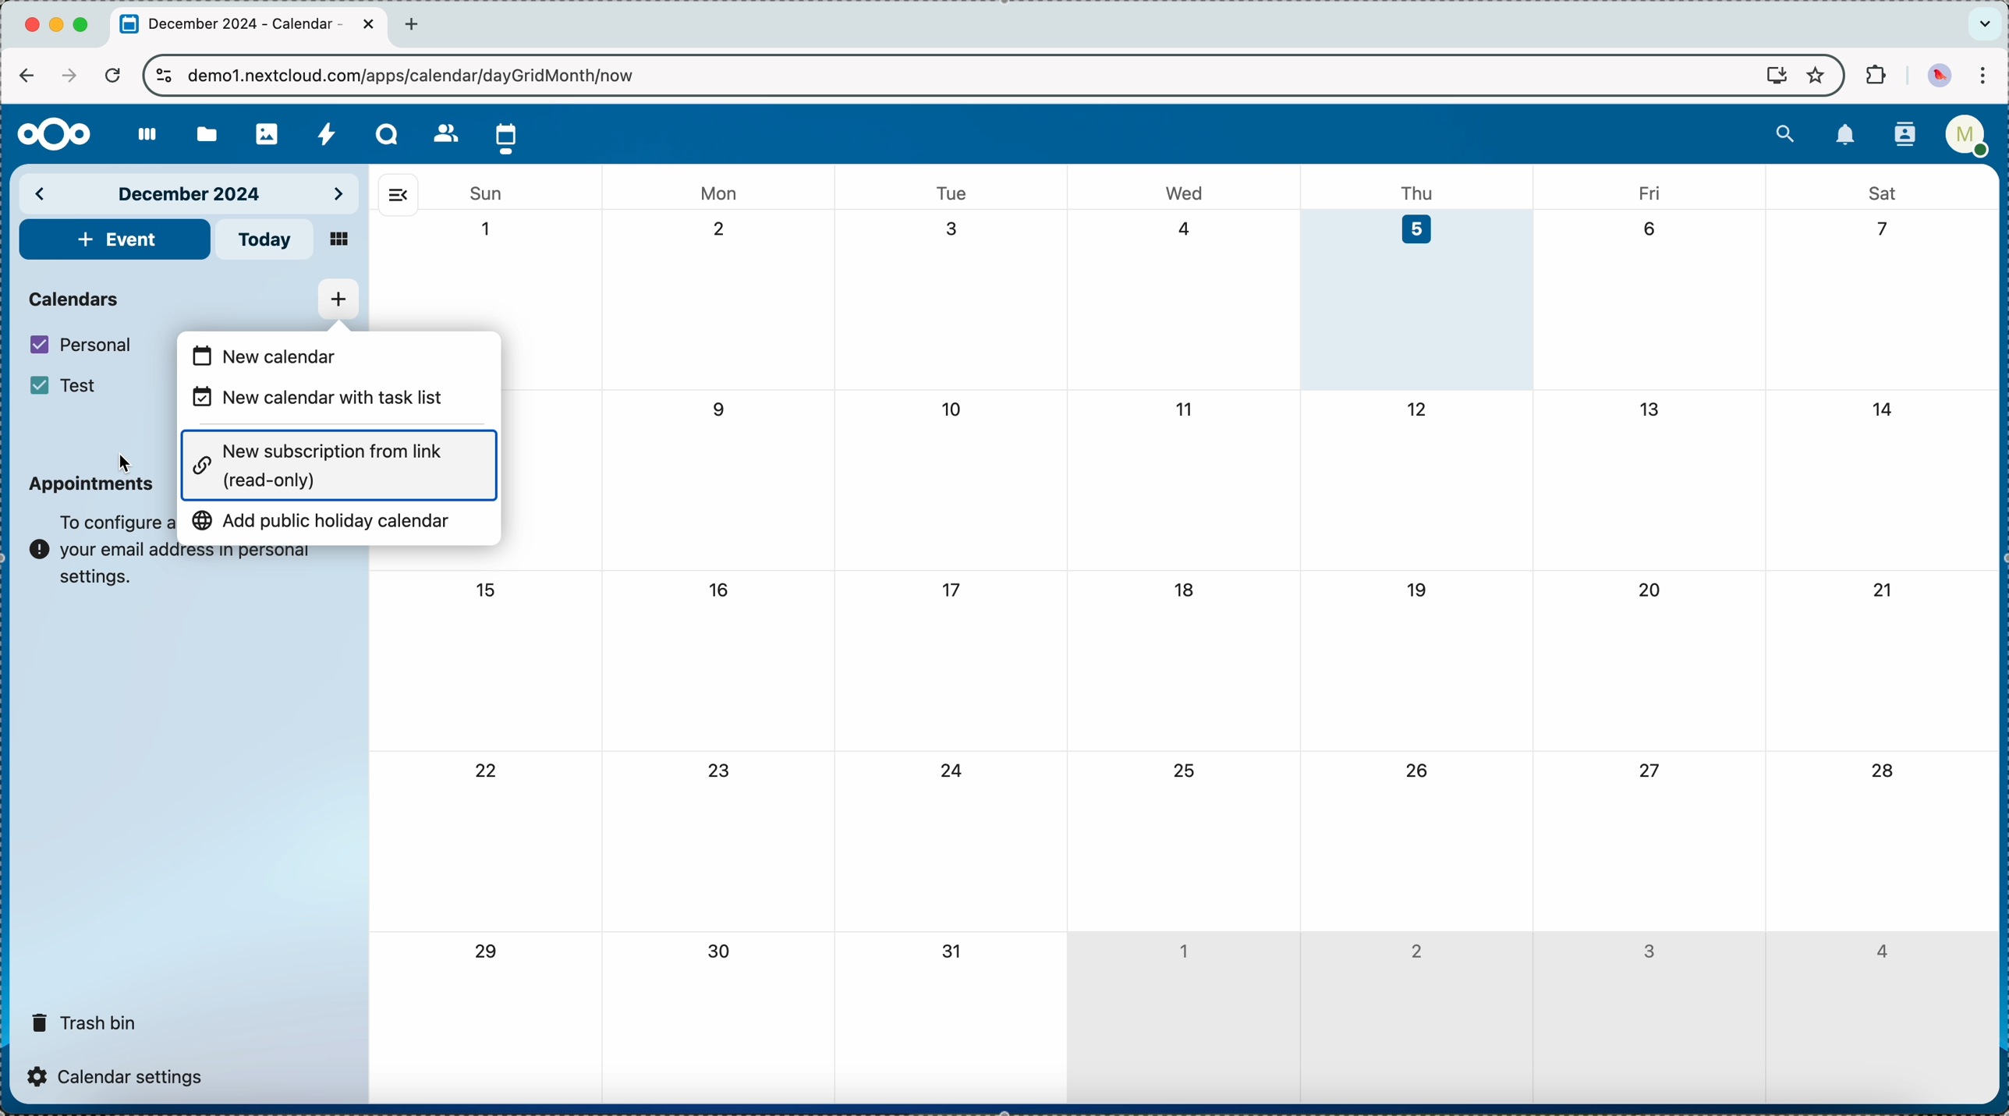  What do you see at coordinates (1419, 409) in the screenshot?
I see `12` at bounding box center [1419, 409].